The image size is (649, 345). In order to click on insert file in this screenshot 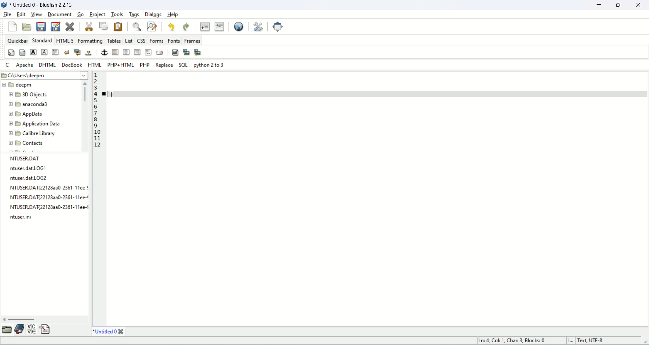, I will do `click(46, 330)`.